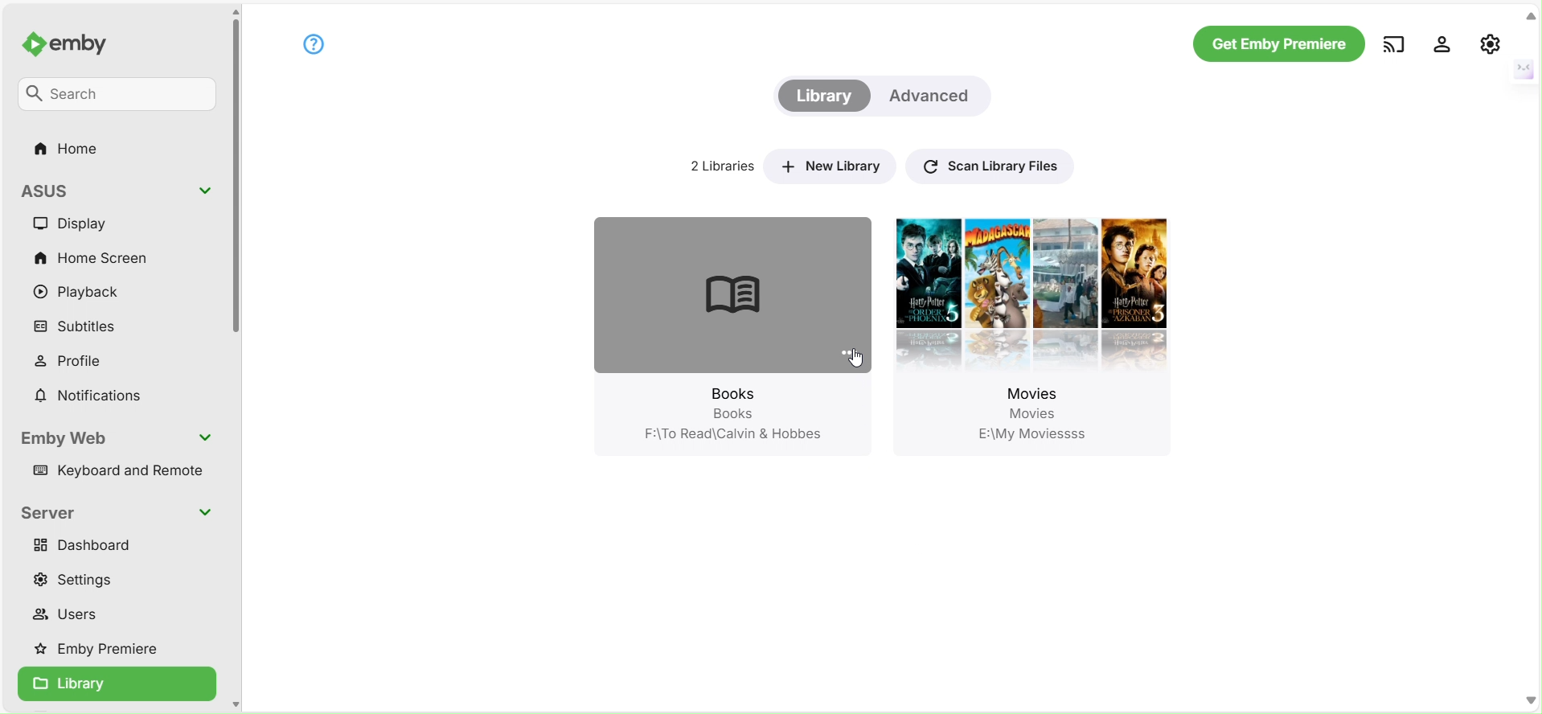  Describe the element at coordinates (1491, 43) in the screenshot. I see `Manage Emby Server` at that location.